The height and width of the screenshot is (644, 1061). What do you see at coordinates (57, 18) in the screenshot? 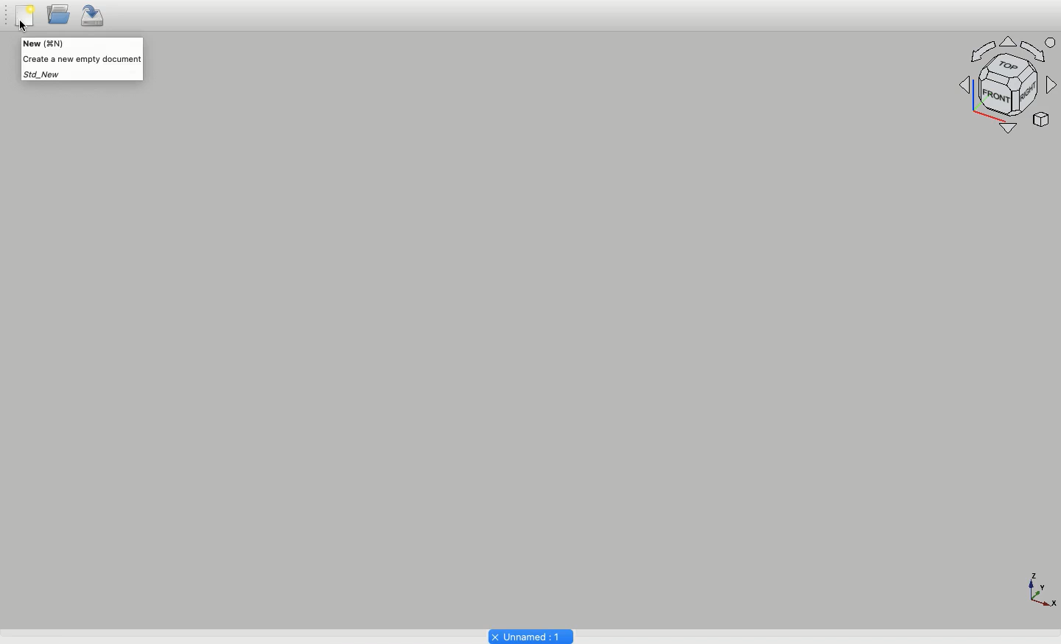
I see `Open` at bounding box center [57, 18].